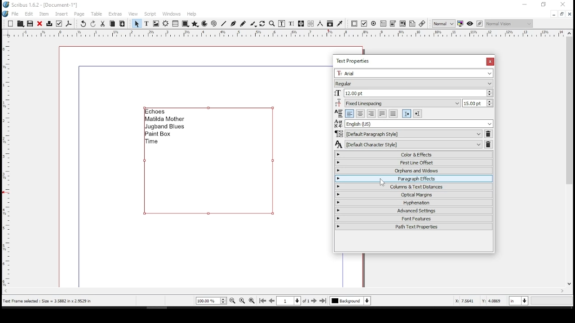 The width and height of the screenshot is (575, 323). What do you see at coordinates (314, 301) in the screenshot?
I see `next page` at bounding box center [314, 301].